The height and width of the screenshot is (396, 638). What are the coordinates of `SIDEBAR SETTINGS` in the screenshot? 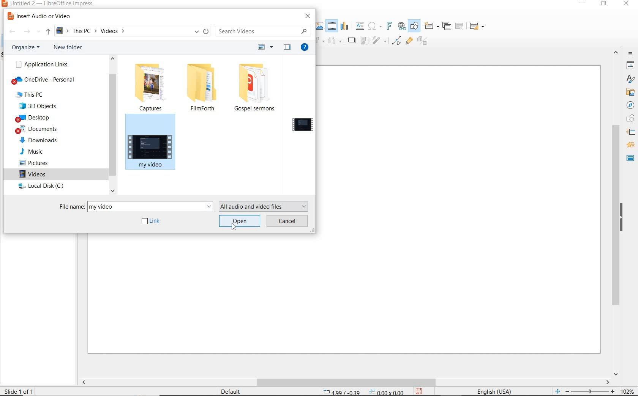 It's located at (630, 54).